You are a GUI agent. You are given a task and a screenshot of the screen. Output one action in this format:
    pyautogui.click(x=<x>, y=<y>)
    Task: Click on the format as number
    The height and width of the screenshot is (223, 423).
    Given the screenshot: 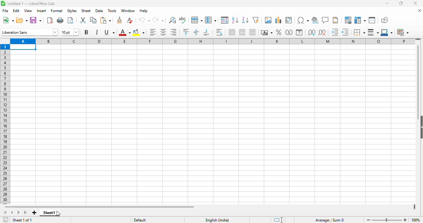 What is the action you would take?
    pyautogui.click(x=289, y=32)
    